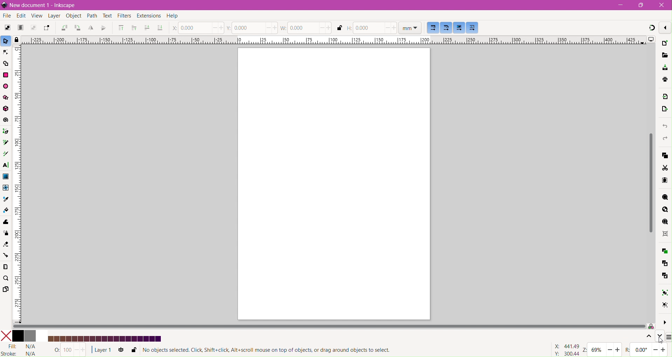  I want to click on Toggle selection box to touch all selected objects, so click(47, 28).